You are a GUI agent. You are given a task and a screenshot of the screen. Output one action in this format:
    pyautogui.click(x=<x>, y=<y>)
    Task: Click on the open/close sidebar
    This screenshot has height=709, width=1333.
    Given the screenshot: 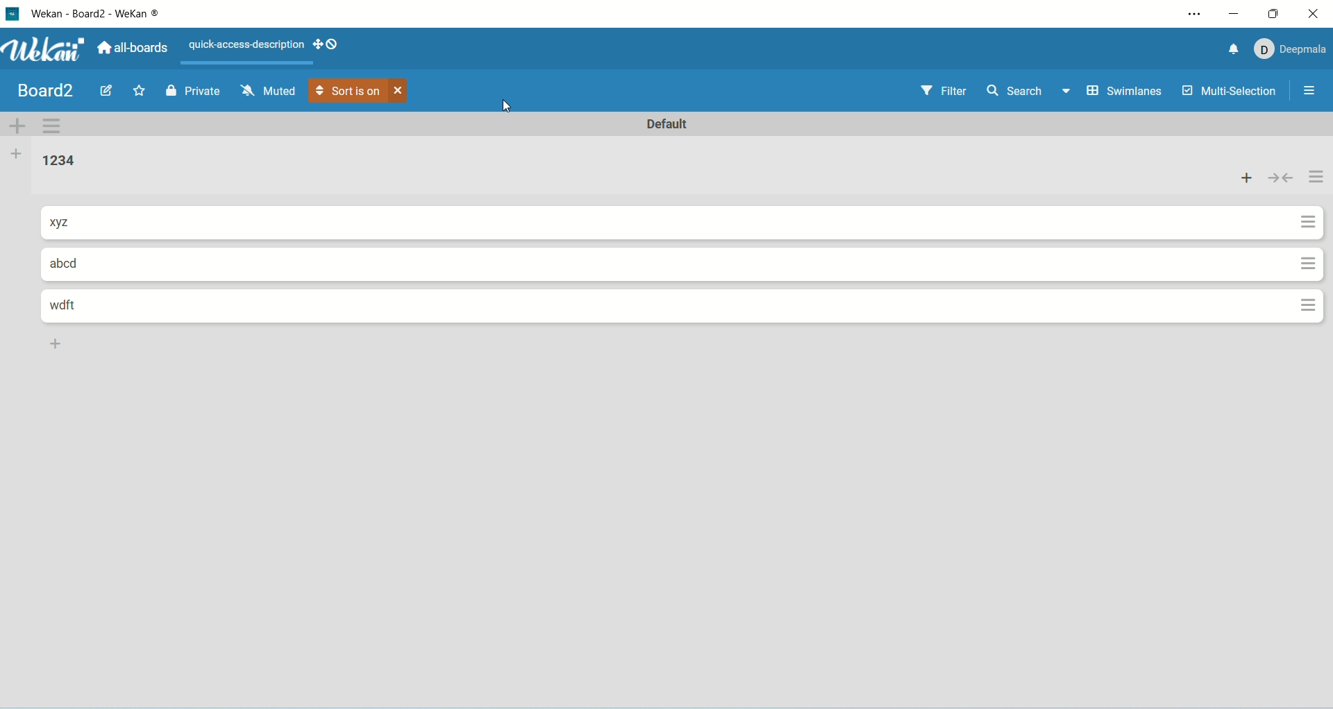 What is the action you would take?
    pyautogui.click(x=1311, y=91)
    